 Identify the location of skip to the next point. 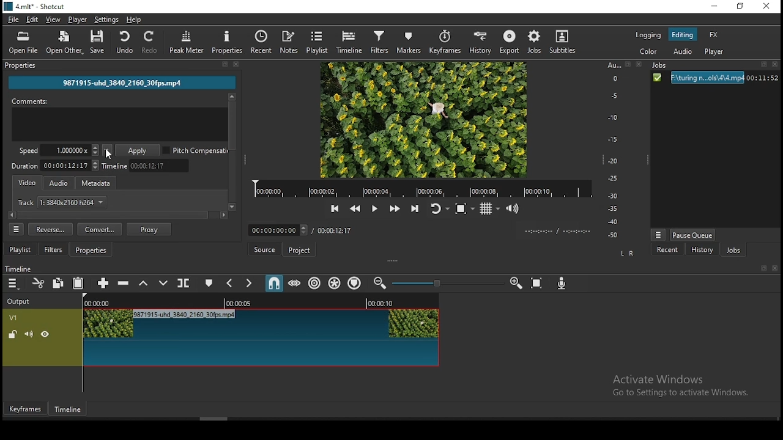
(415, 210).